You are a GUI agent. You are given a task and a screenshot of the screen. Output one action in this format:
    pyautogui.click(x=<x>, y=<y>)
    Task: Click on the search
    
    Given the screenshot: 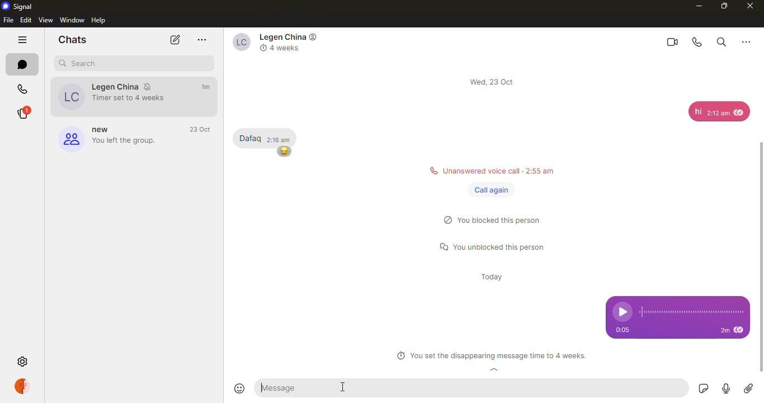 What is the action you would take?
    pyautogui.click(x=720, y=41)
    